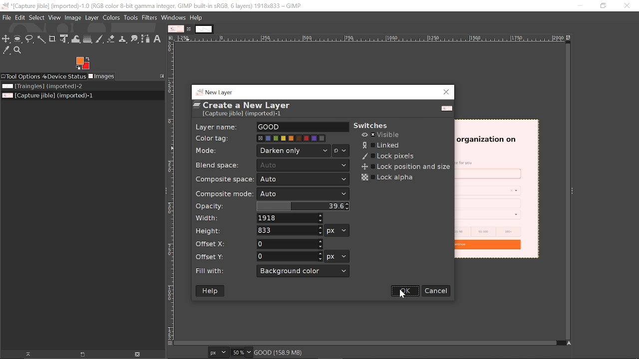  Describe the element at coordinates (137, 355) in the screenshot. I see `Delete image` at that location.